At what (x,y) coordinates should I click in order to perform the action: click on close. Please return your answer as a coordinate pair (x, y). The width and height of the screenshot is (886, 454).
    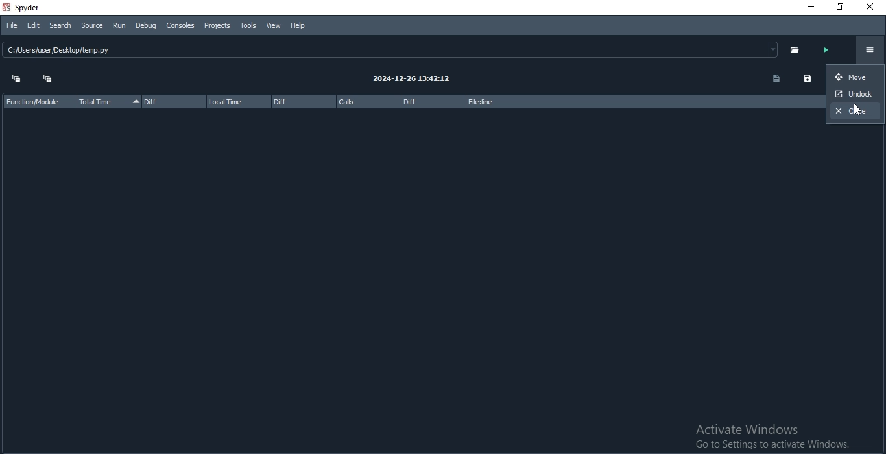
    Looking at the image, I should click on (856, 112).